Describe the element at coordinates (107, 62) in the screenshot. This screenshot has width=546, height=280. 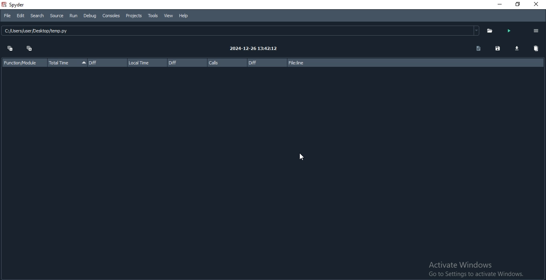
I see `diff` at that location.